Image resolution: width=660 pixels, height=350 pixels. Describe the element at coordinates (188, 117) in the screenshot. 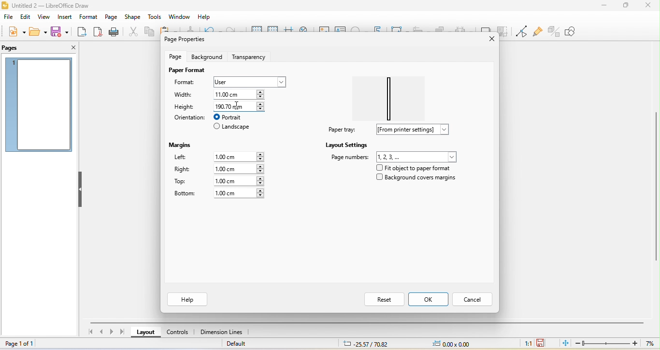

I see `orientation` at that location.